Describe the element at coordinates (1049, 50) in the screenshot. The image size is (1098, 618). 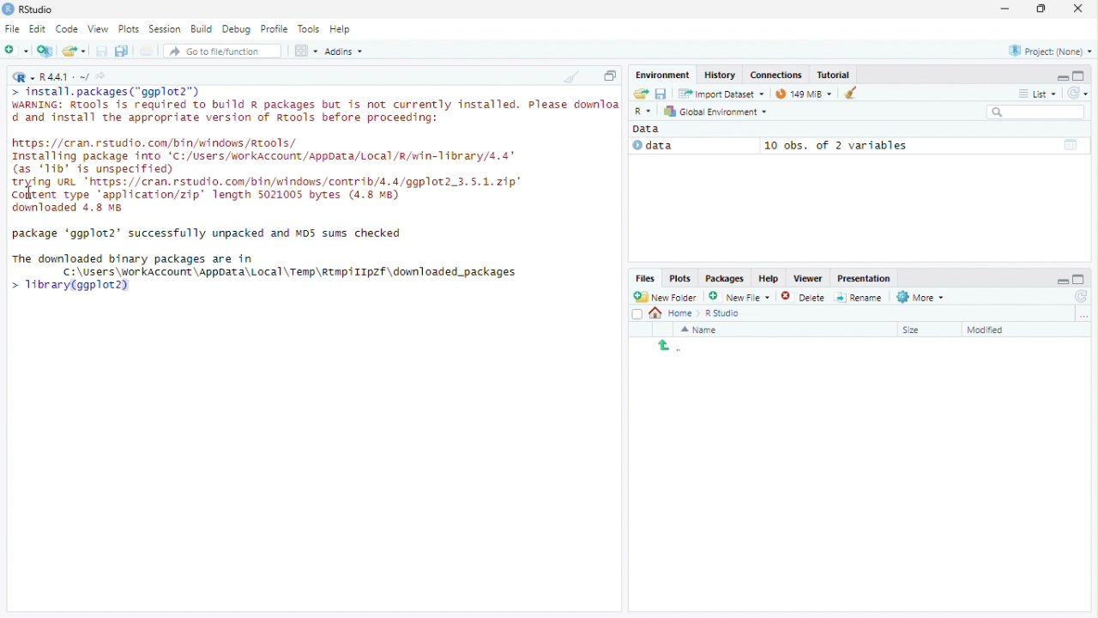
I see `Currently selected project - None` at that location.